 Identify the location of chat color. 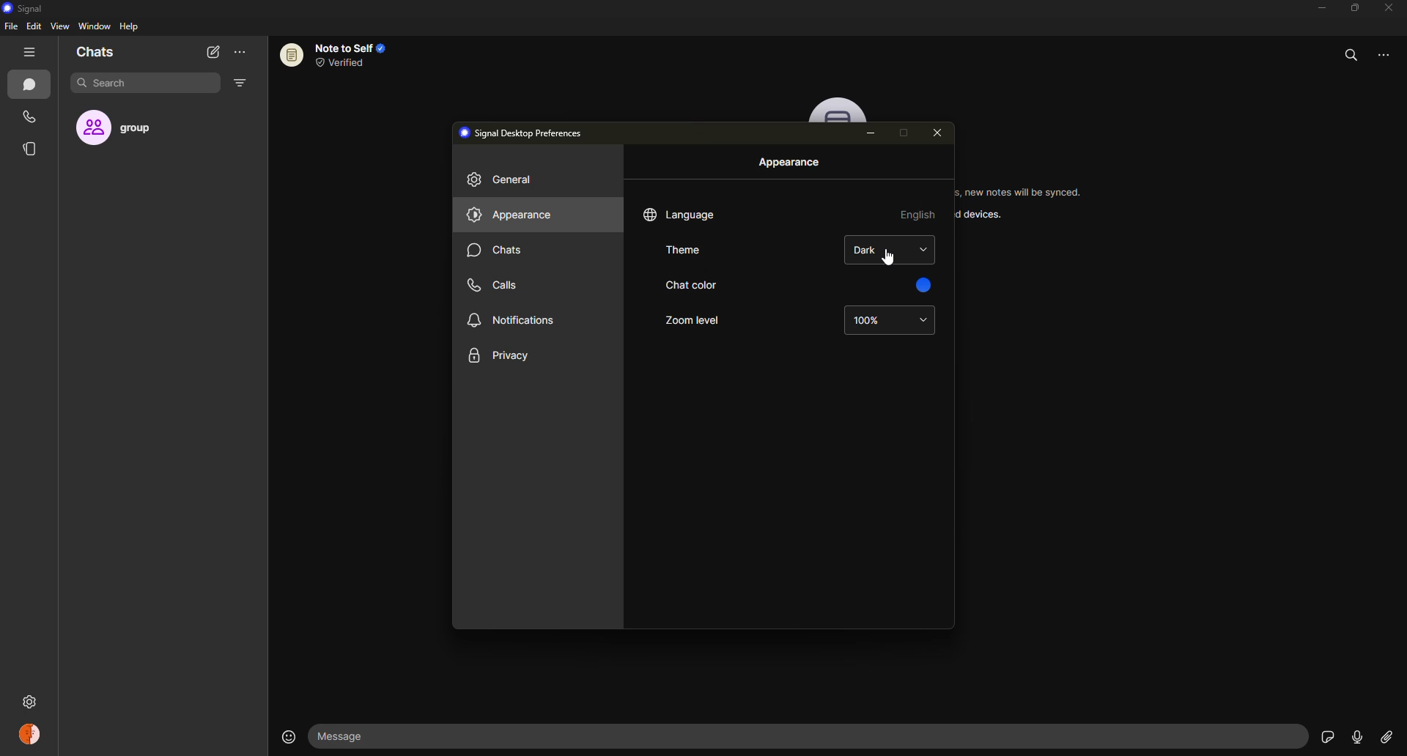
(690, 285).